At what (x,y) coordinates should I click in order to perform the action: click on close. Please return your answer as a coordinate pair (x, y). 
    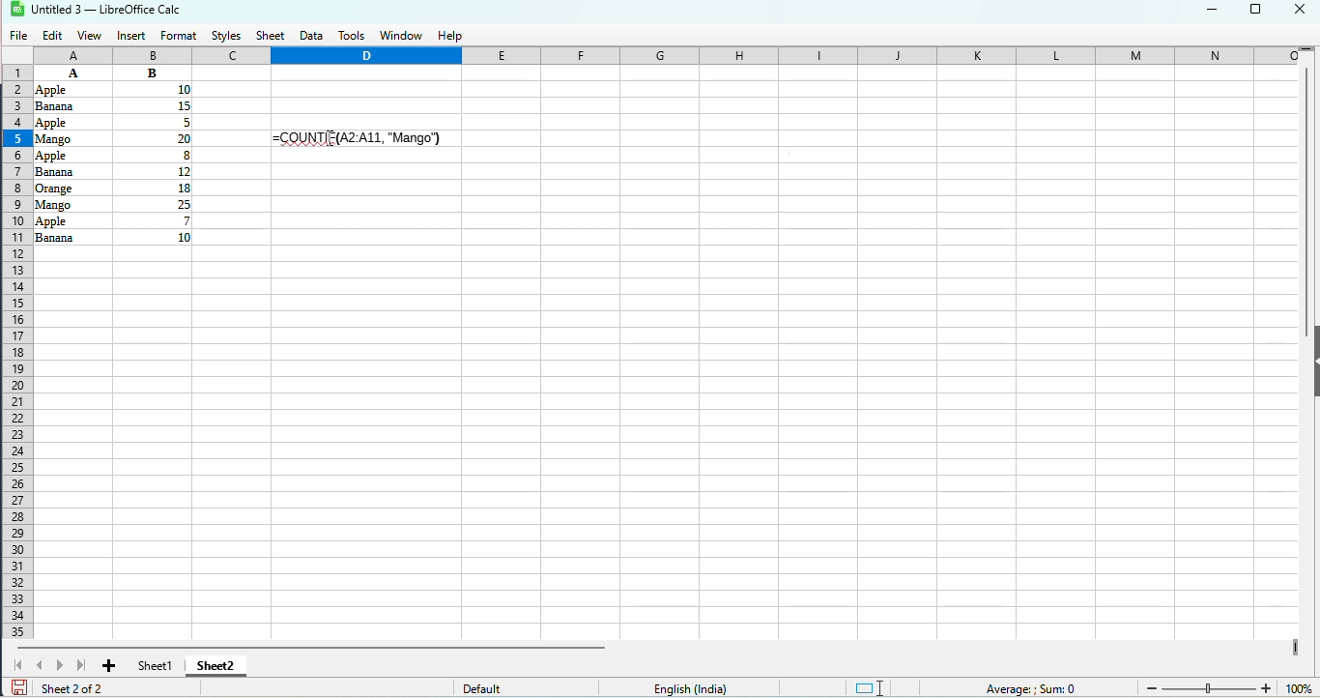
    Looking at the image, I should click on (1300, 8).